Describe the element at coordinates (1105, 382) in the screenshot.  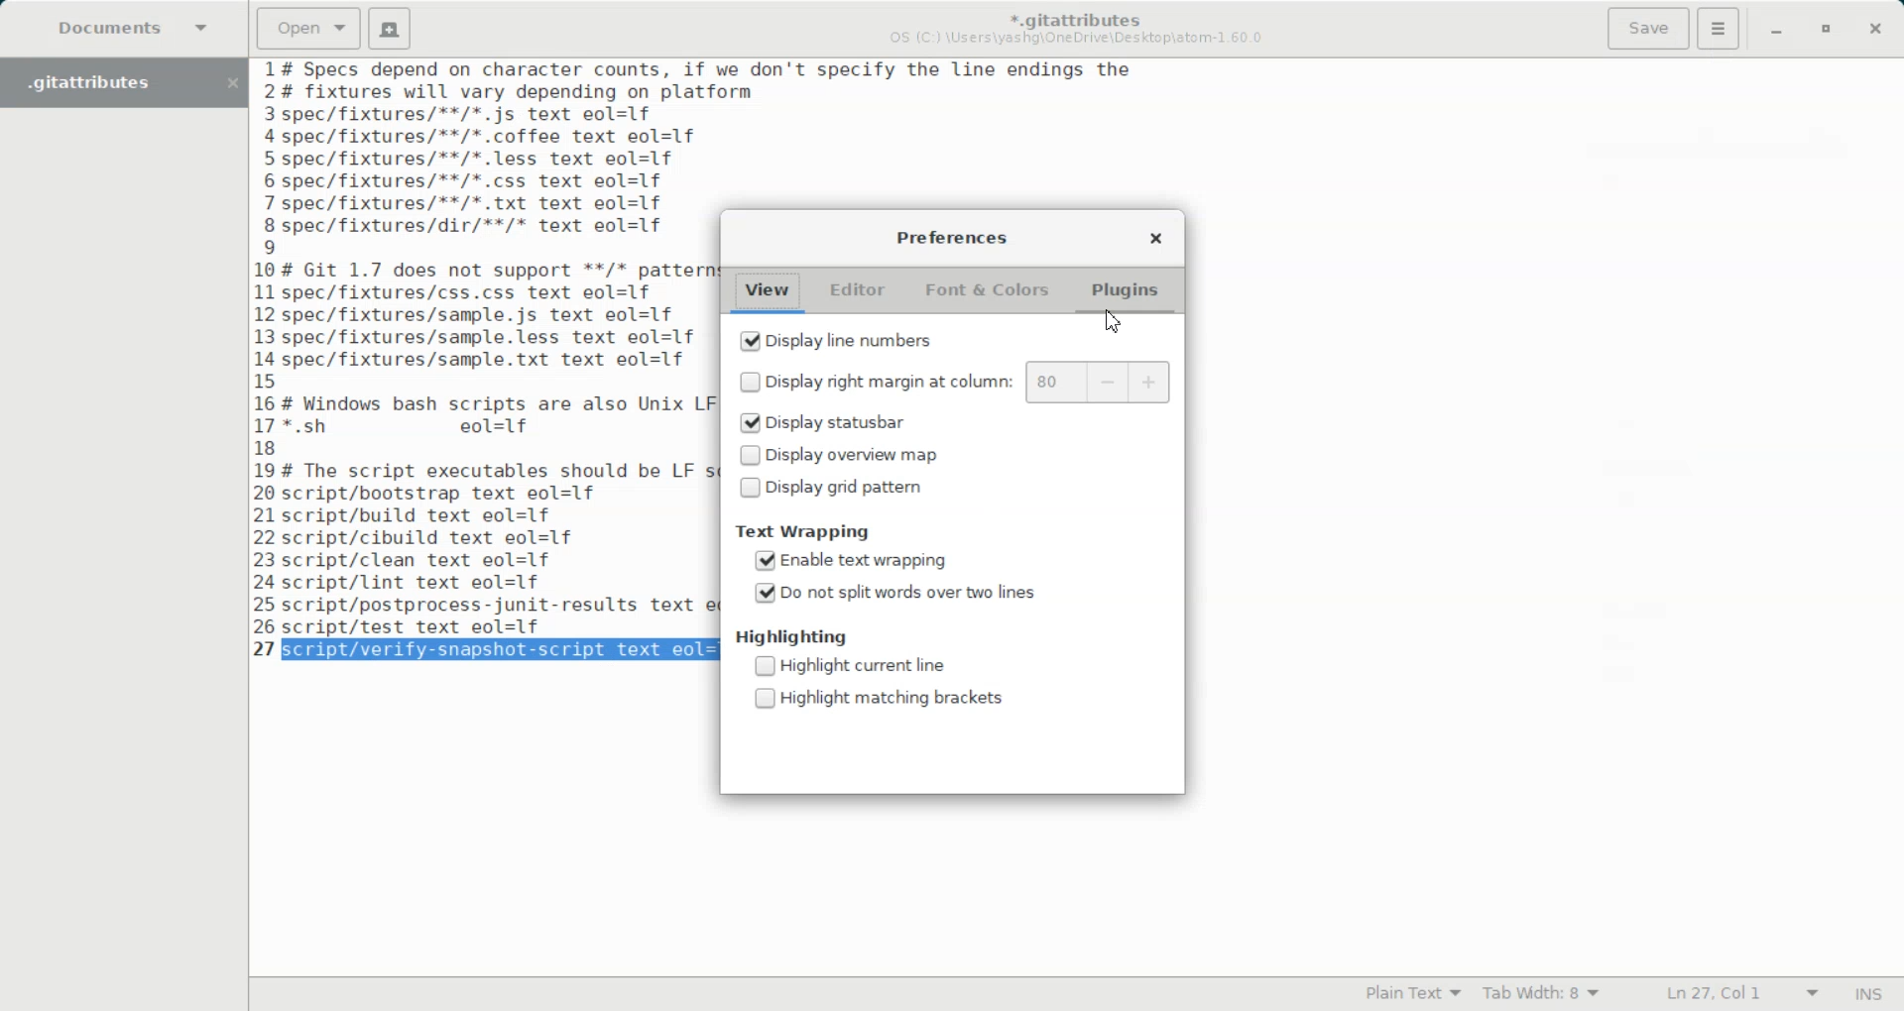
I see `decrease margin` at that location.